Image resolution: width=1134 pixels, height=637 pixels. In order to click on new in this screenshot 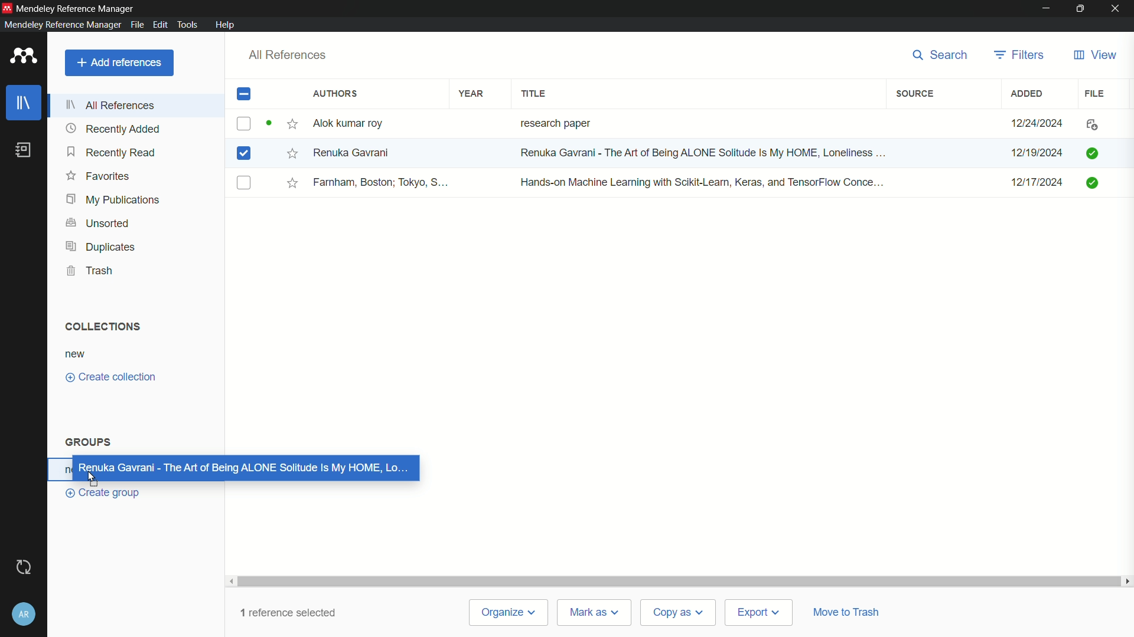, I will do `click(76, 354)`.